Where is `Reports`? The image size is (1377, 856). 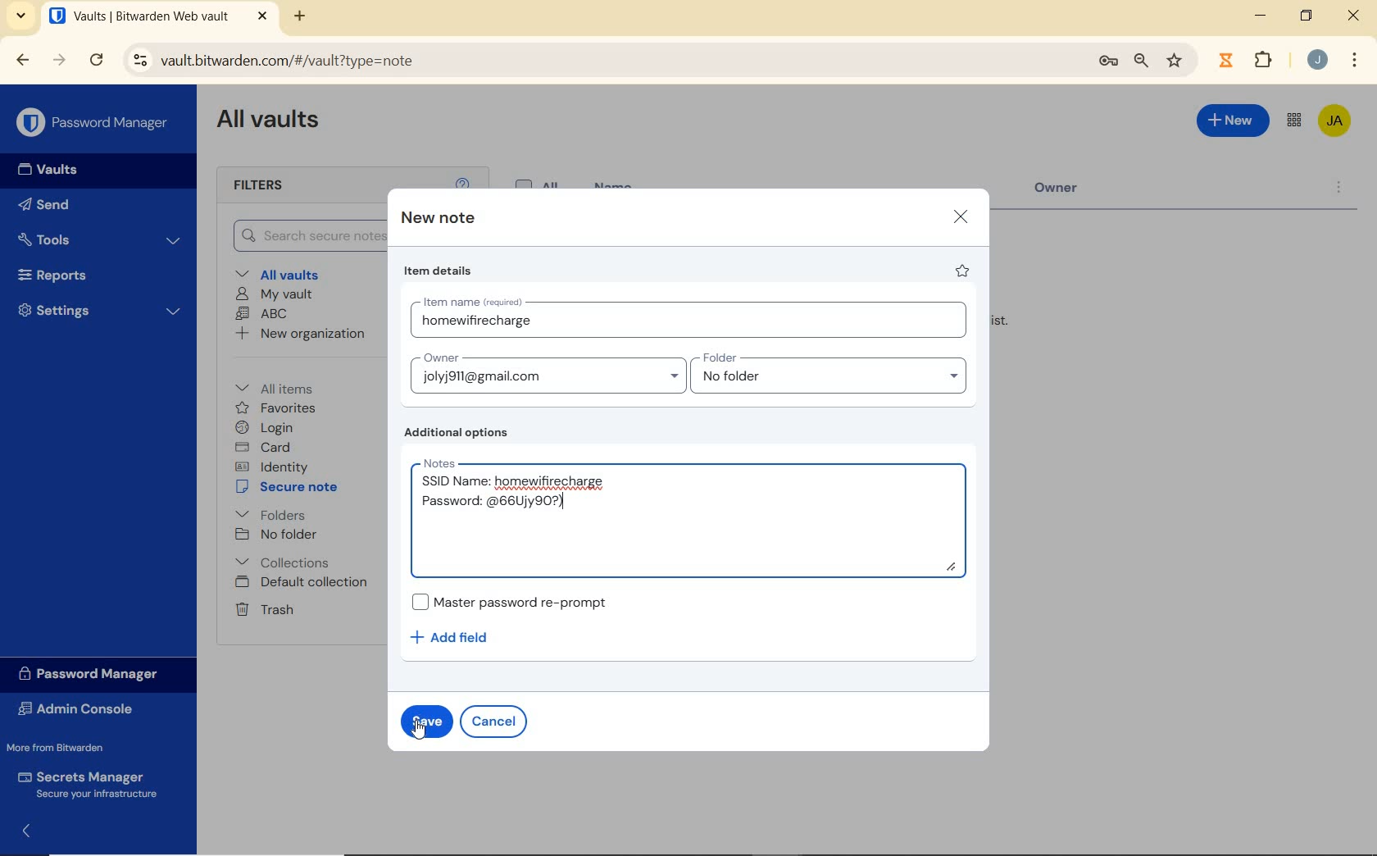
Reports is located at coordinates (93, 273).